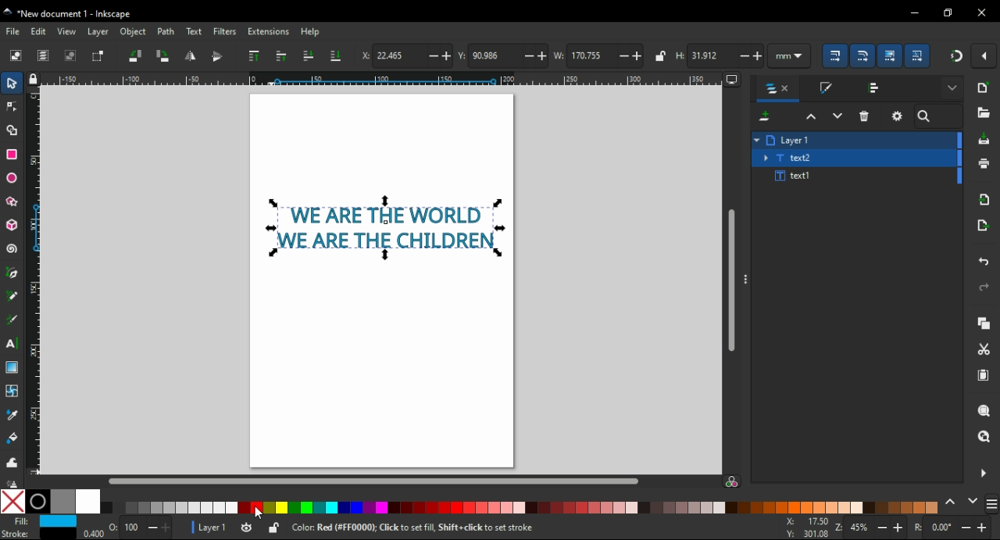  I want to click on edit, so click(41, 32).